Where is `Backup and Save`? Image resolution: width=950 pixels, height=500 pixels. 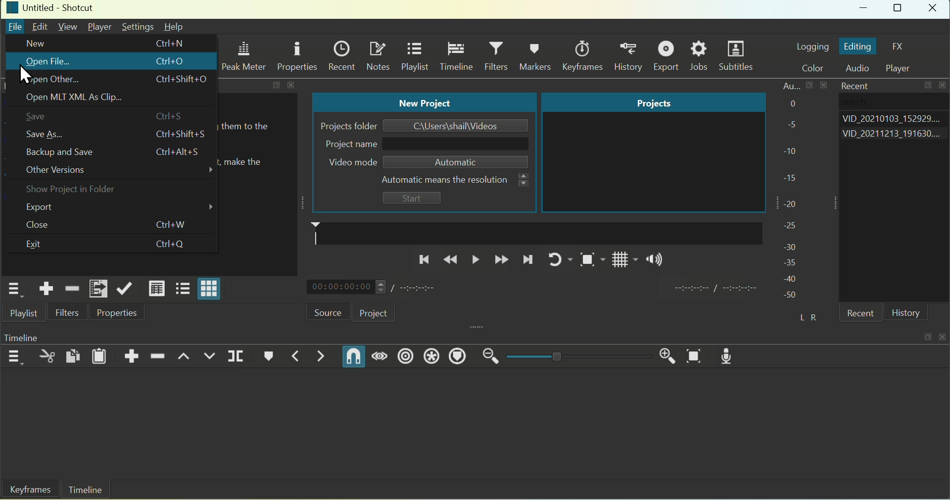
Backup and Save is located at coordinates (64, 152).